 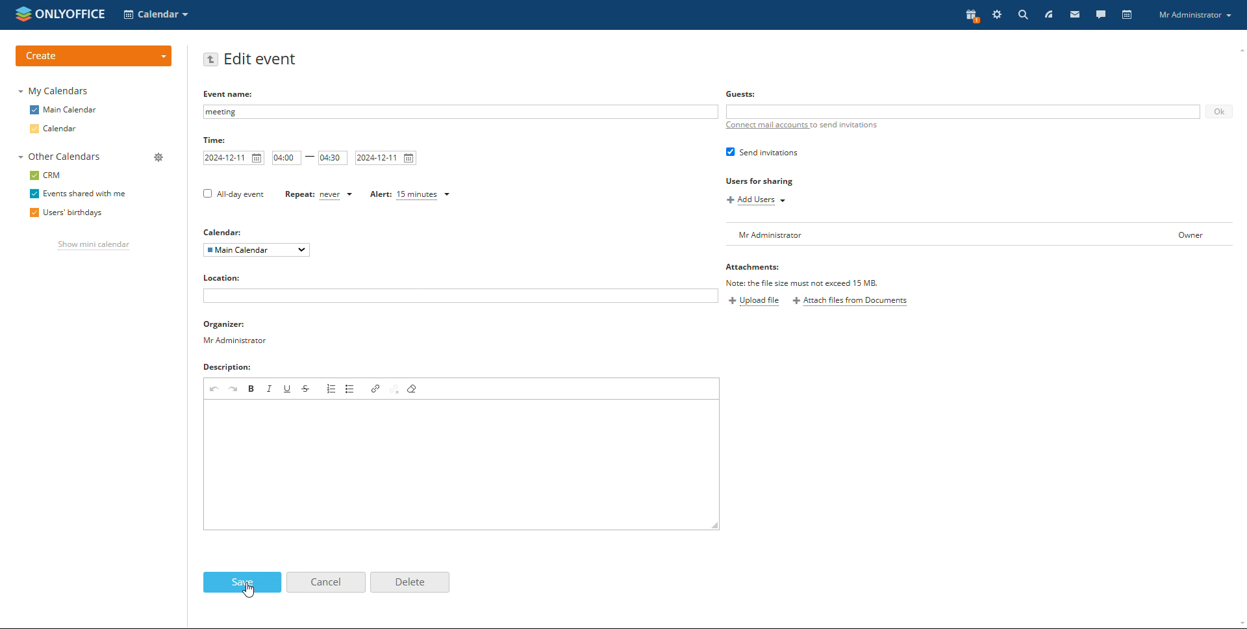 What do you see at coordinates (157, 14) in the screenshot?
I see `select application` at bounding box center [157, 14].